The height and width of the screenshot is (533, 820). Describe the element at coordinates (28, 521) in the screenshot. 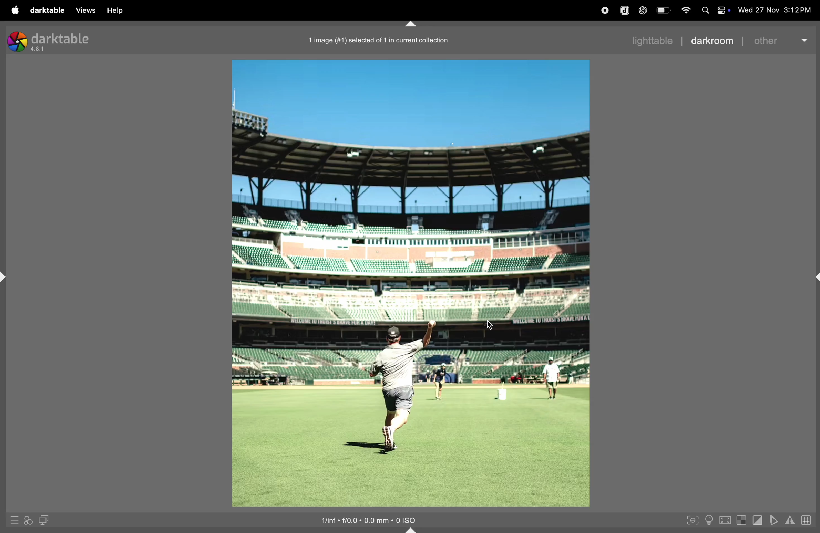

I see `quick to apply styles` at that location.